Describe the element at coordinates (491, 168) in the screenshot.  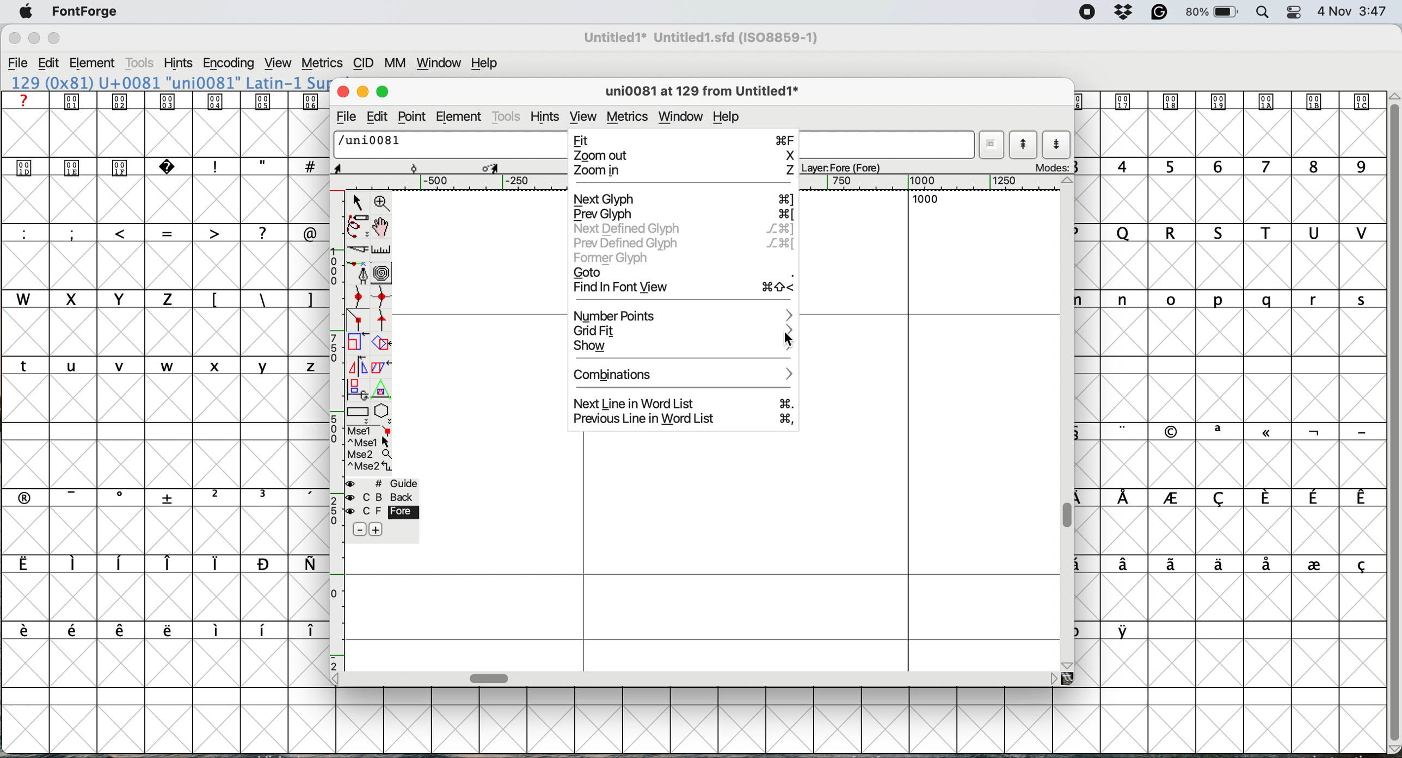
I see `Scale/Transform Tool` at that location.